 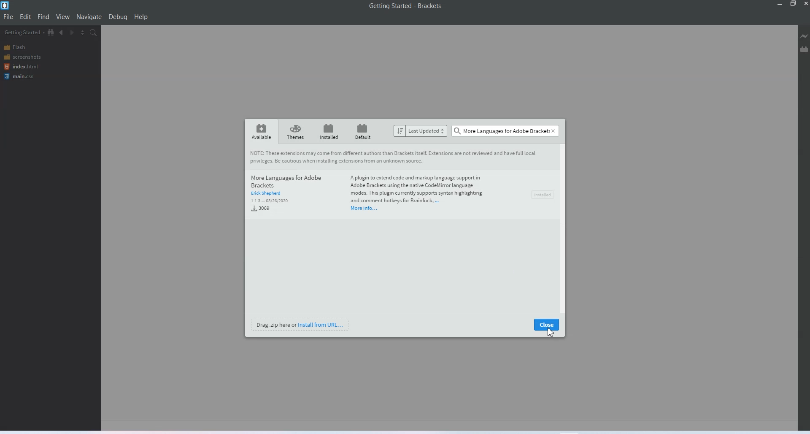 I want to click on Screenshots, so click(x=28, y=57).